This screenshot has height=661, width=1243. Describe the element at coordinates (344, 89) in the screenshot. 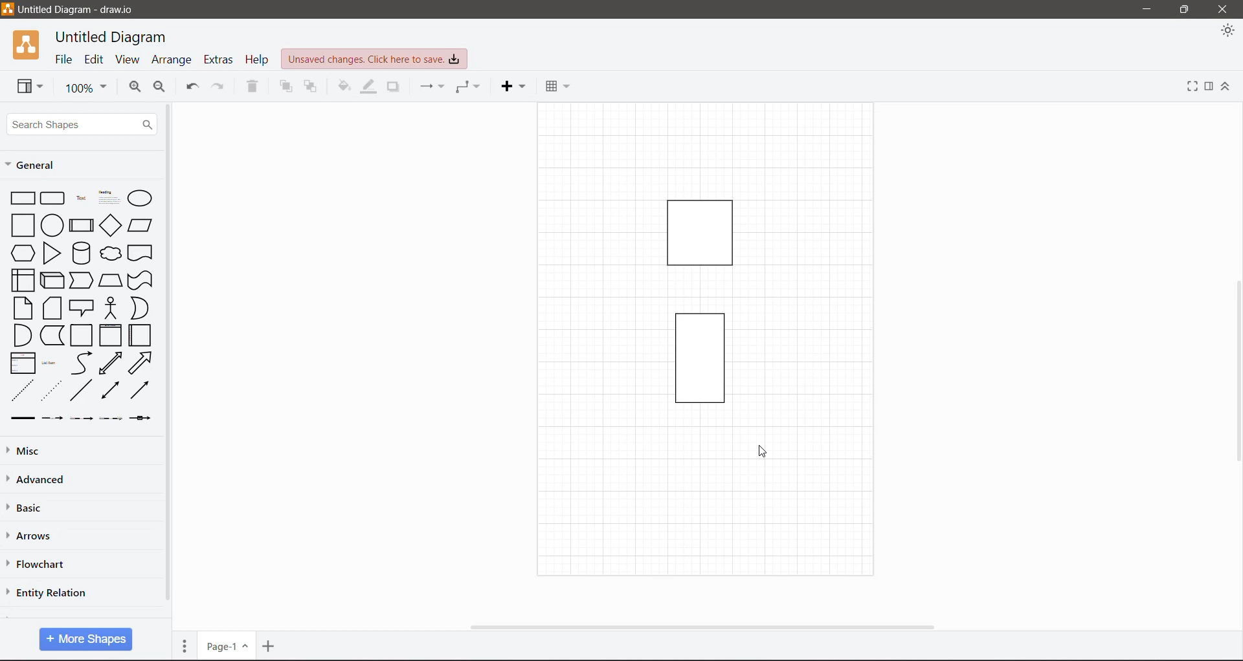

I see `Fill Color` at that location.